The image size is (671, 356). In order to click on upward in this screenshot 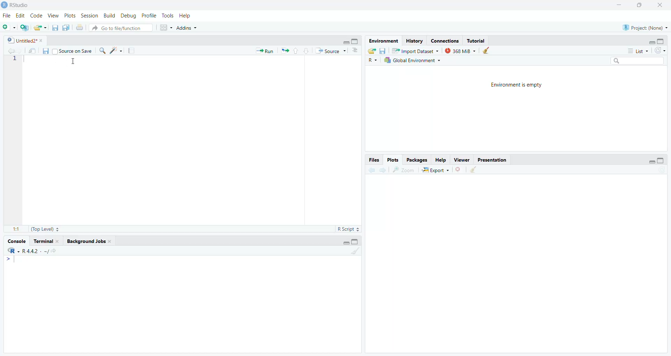, I will do `click(297, 52)`.